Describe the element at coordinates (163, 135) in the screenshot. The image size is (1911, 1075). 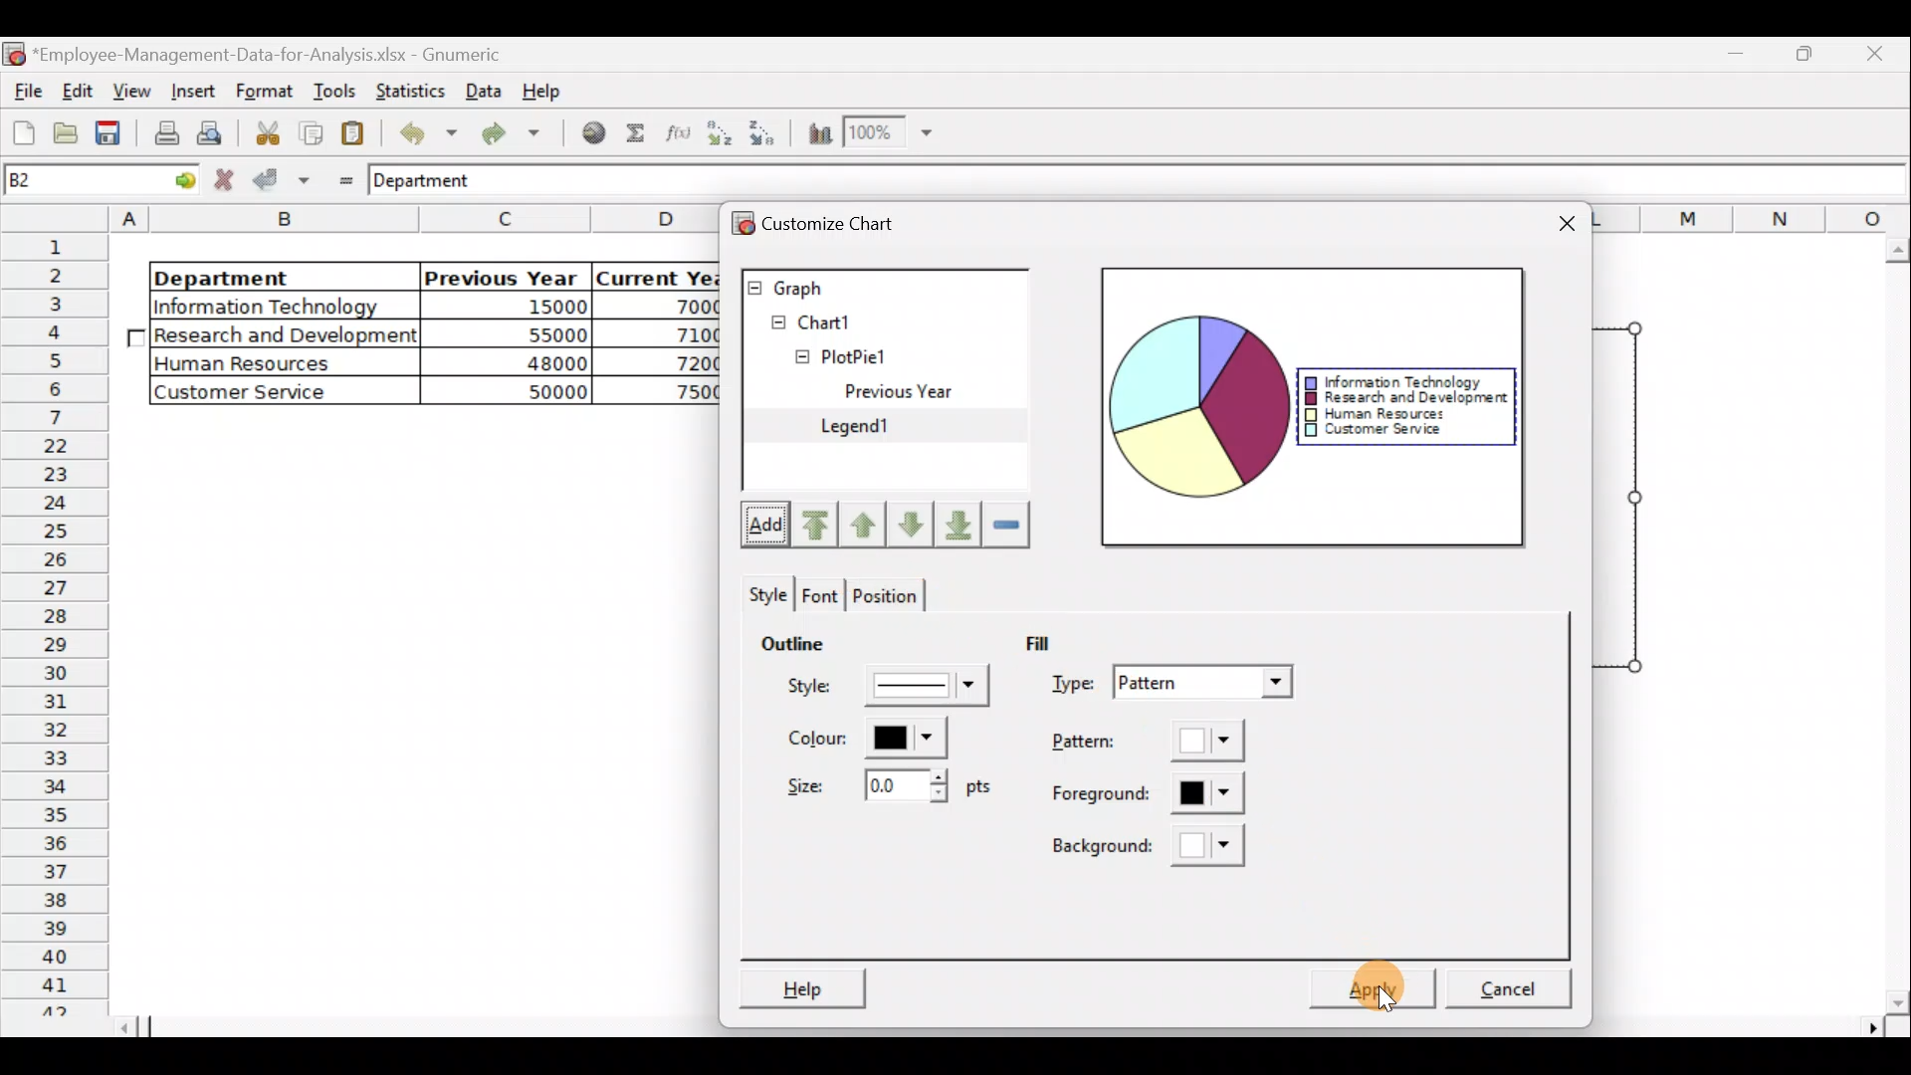
I see `Print current file` at that location.